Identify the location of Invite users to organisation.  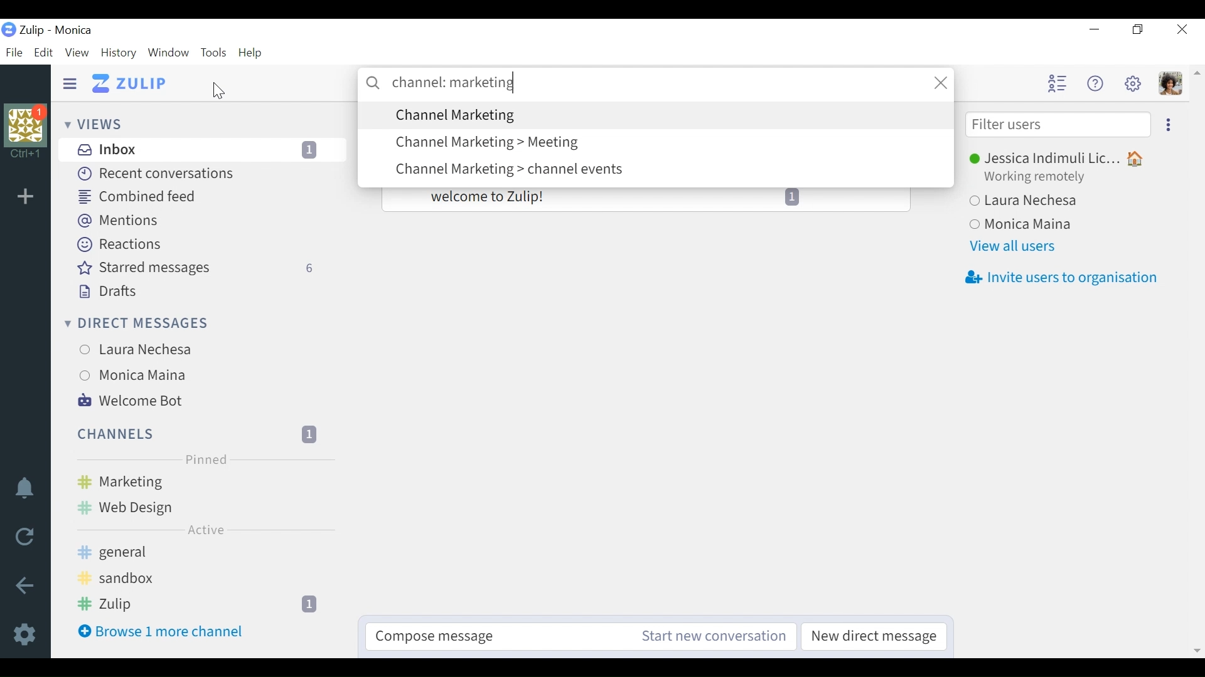
(1060, 278).